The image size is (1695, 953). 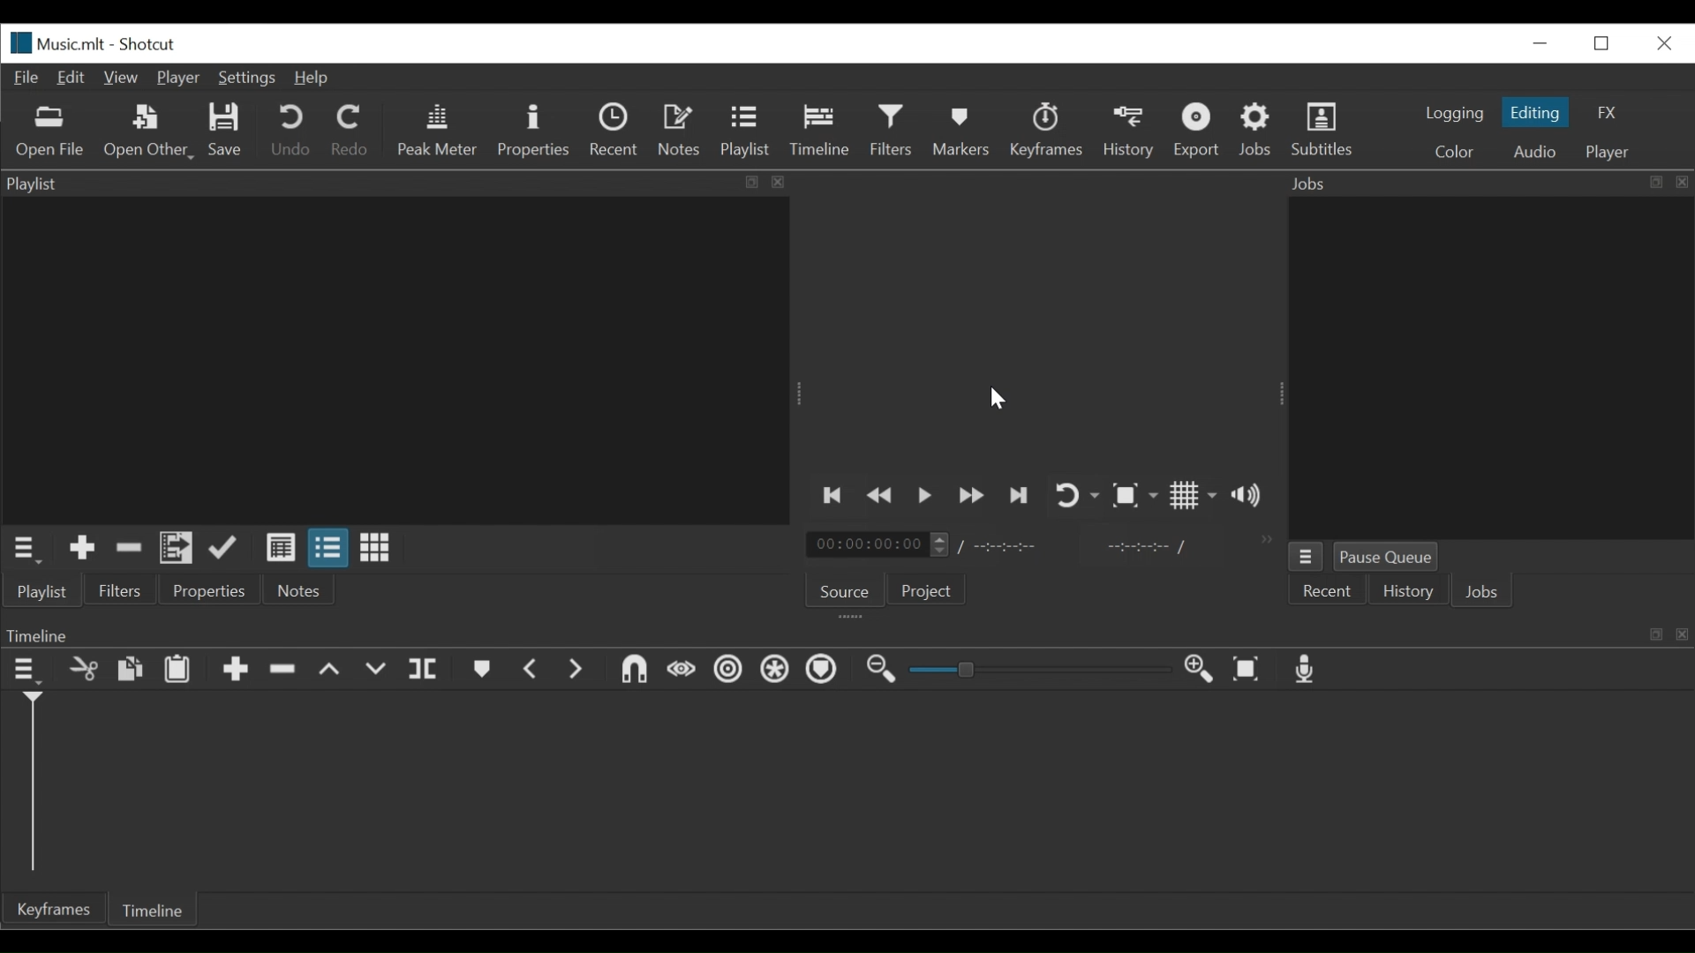 What do you see at coordinates (1665, 43) in the screenshot?
I see `Close` at bounding box center [1665, 43].